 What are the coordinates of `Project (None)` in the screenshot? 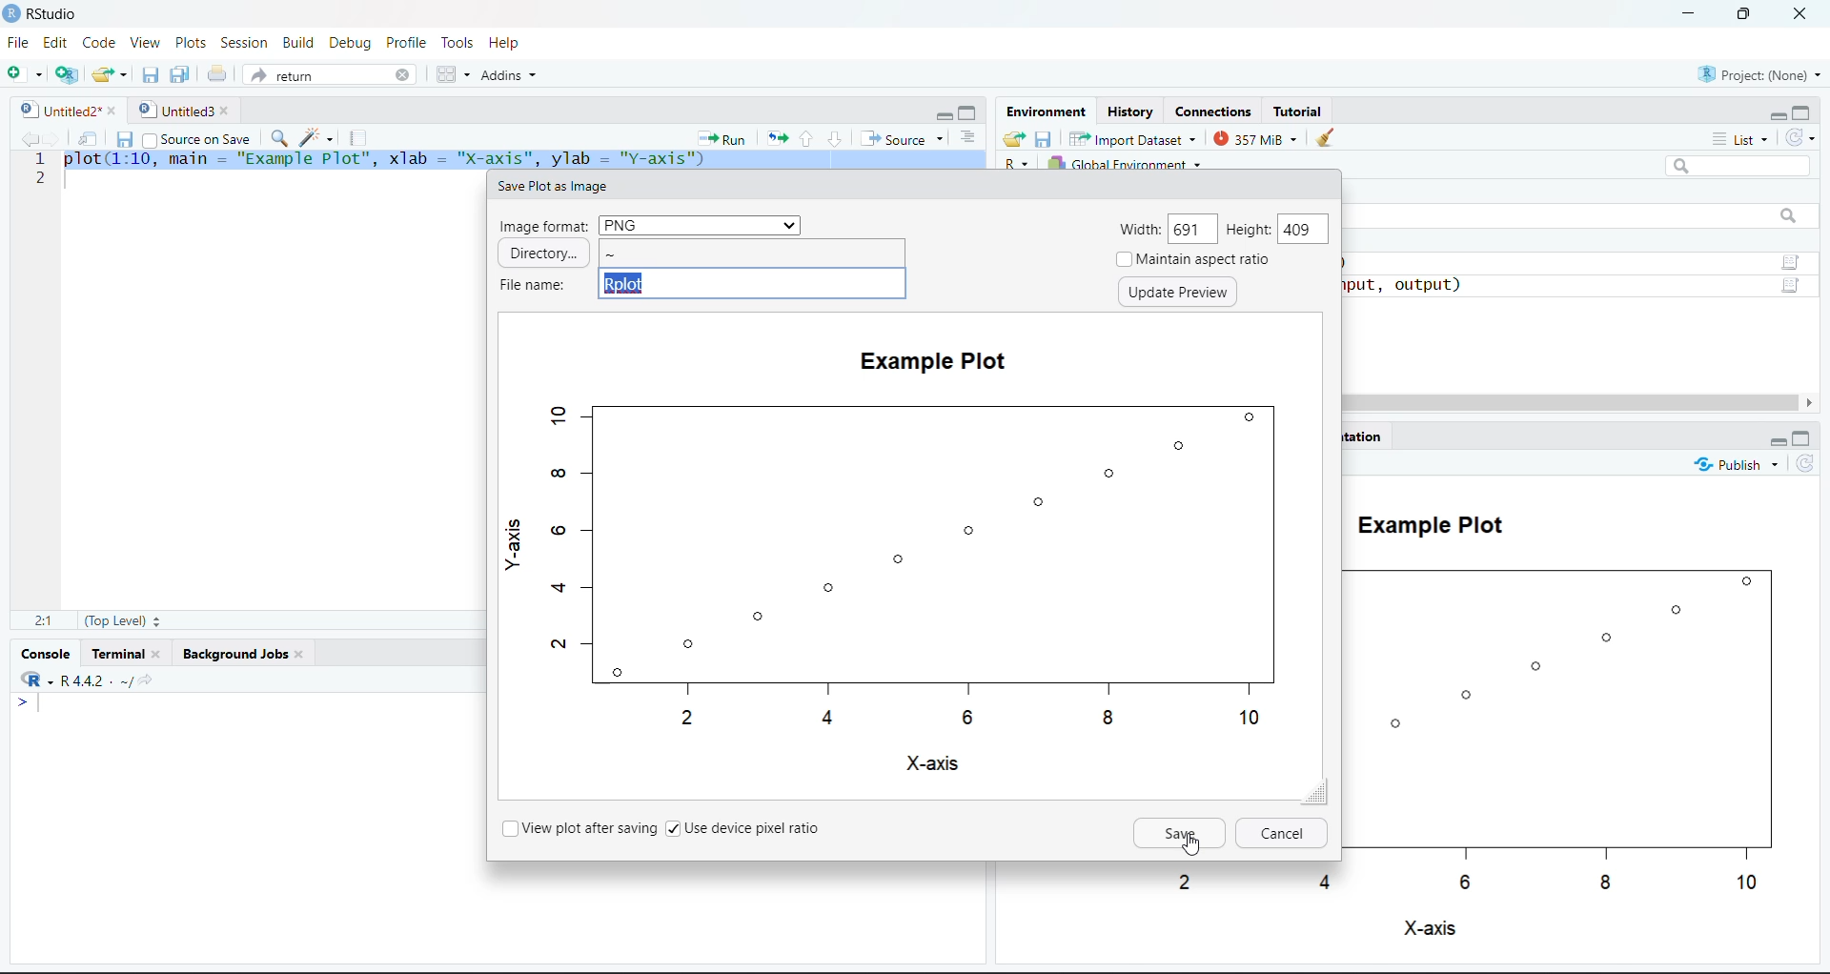 It's located at (1755, 72).